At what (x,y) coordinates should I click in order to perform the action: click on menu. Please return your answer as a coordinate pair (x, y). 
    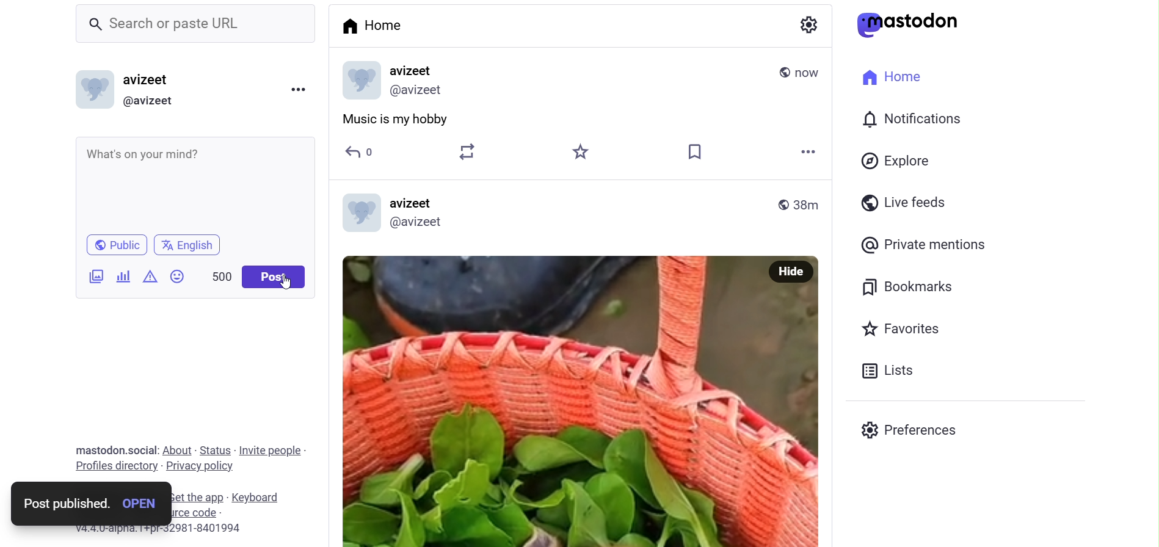
    Looking at the image, I should click on (297, 90).